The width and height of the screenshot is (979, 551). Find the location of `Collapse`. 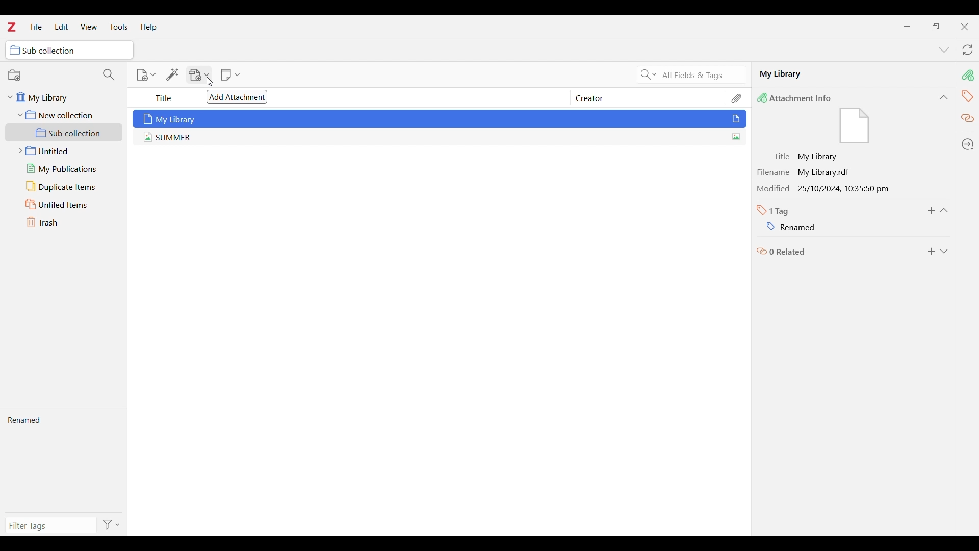

Collapse is located at coordinates (944, 97).